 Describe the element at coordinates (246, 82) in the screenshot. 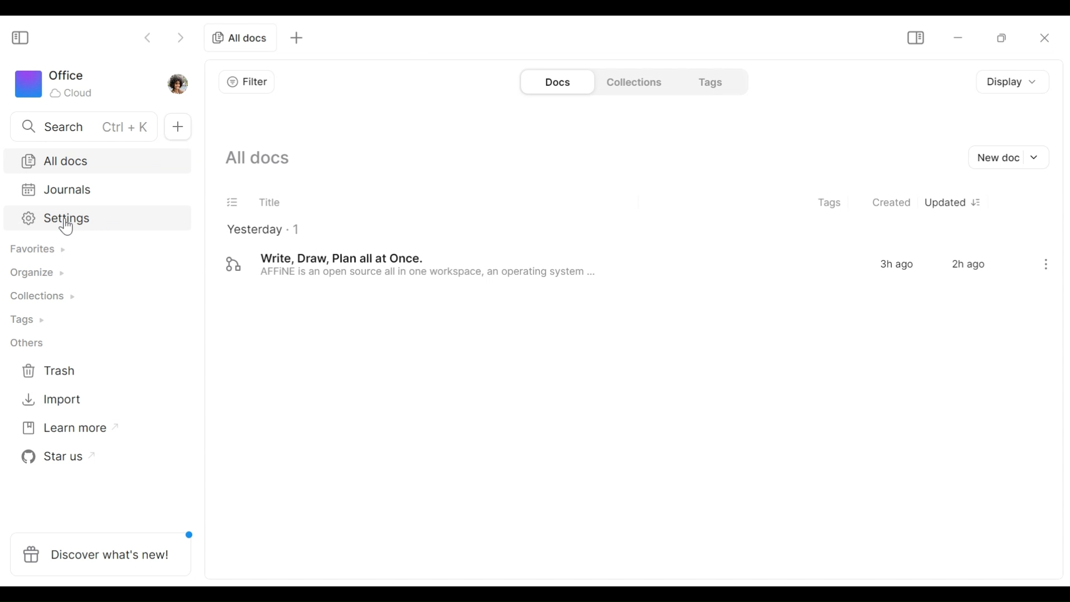

I see `Filter` at that location.